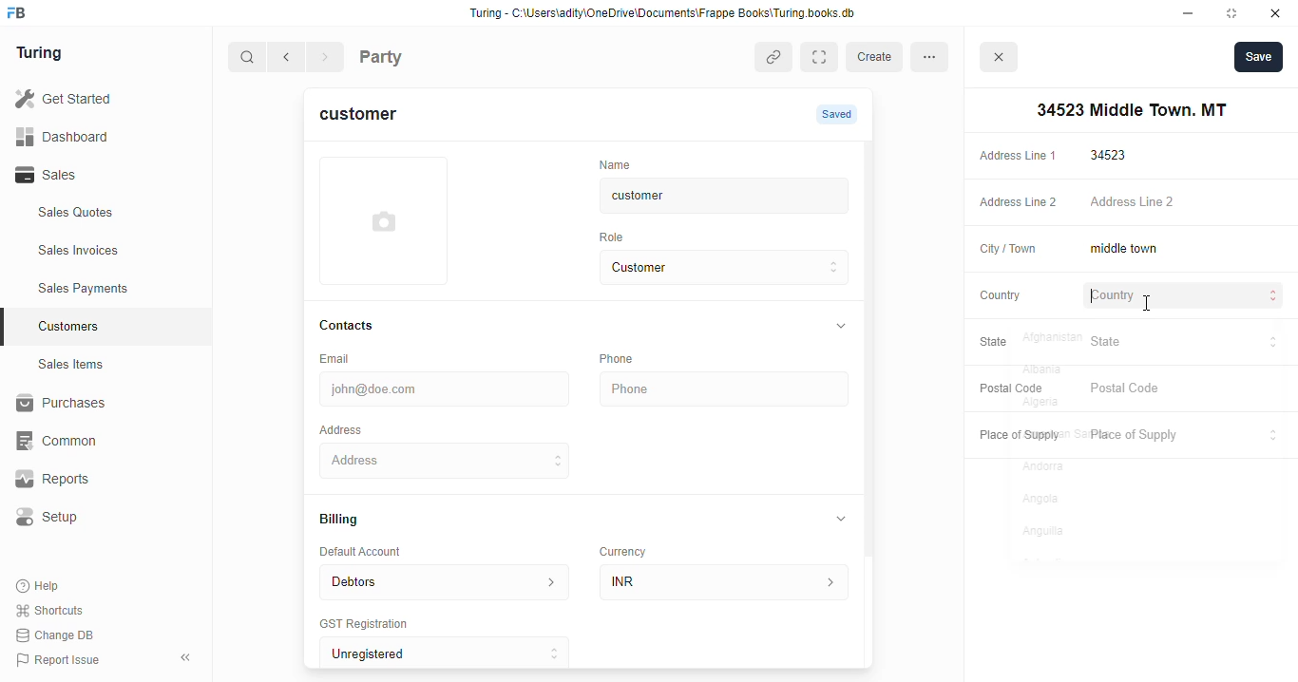 This screenshot has height=682, width=1298. I want to click on Setup, so click(96, 517).